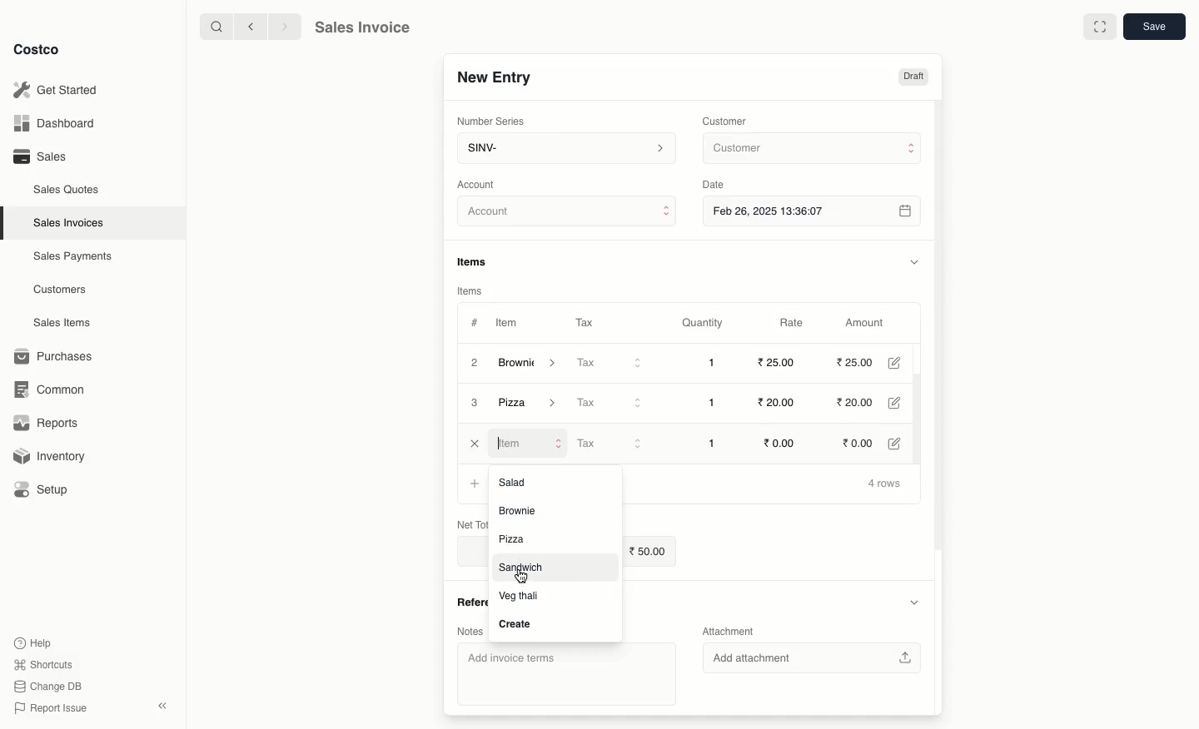  What do you see at coordinates (523, 578) in the screenshot?
I see `cursor` at bounding box center [523, 578].